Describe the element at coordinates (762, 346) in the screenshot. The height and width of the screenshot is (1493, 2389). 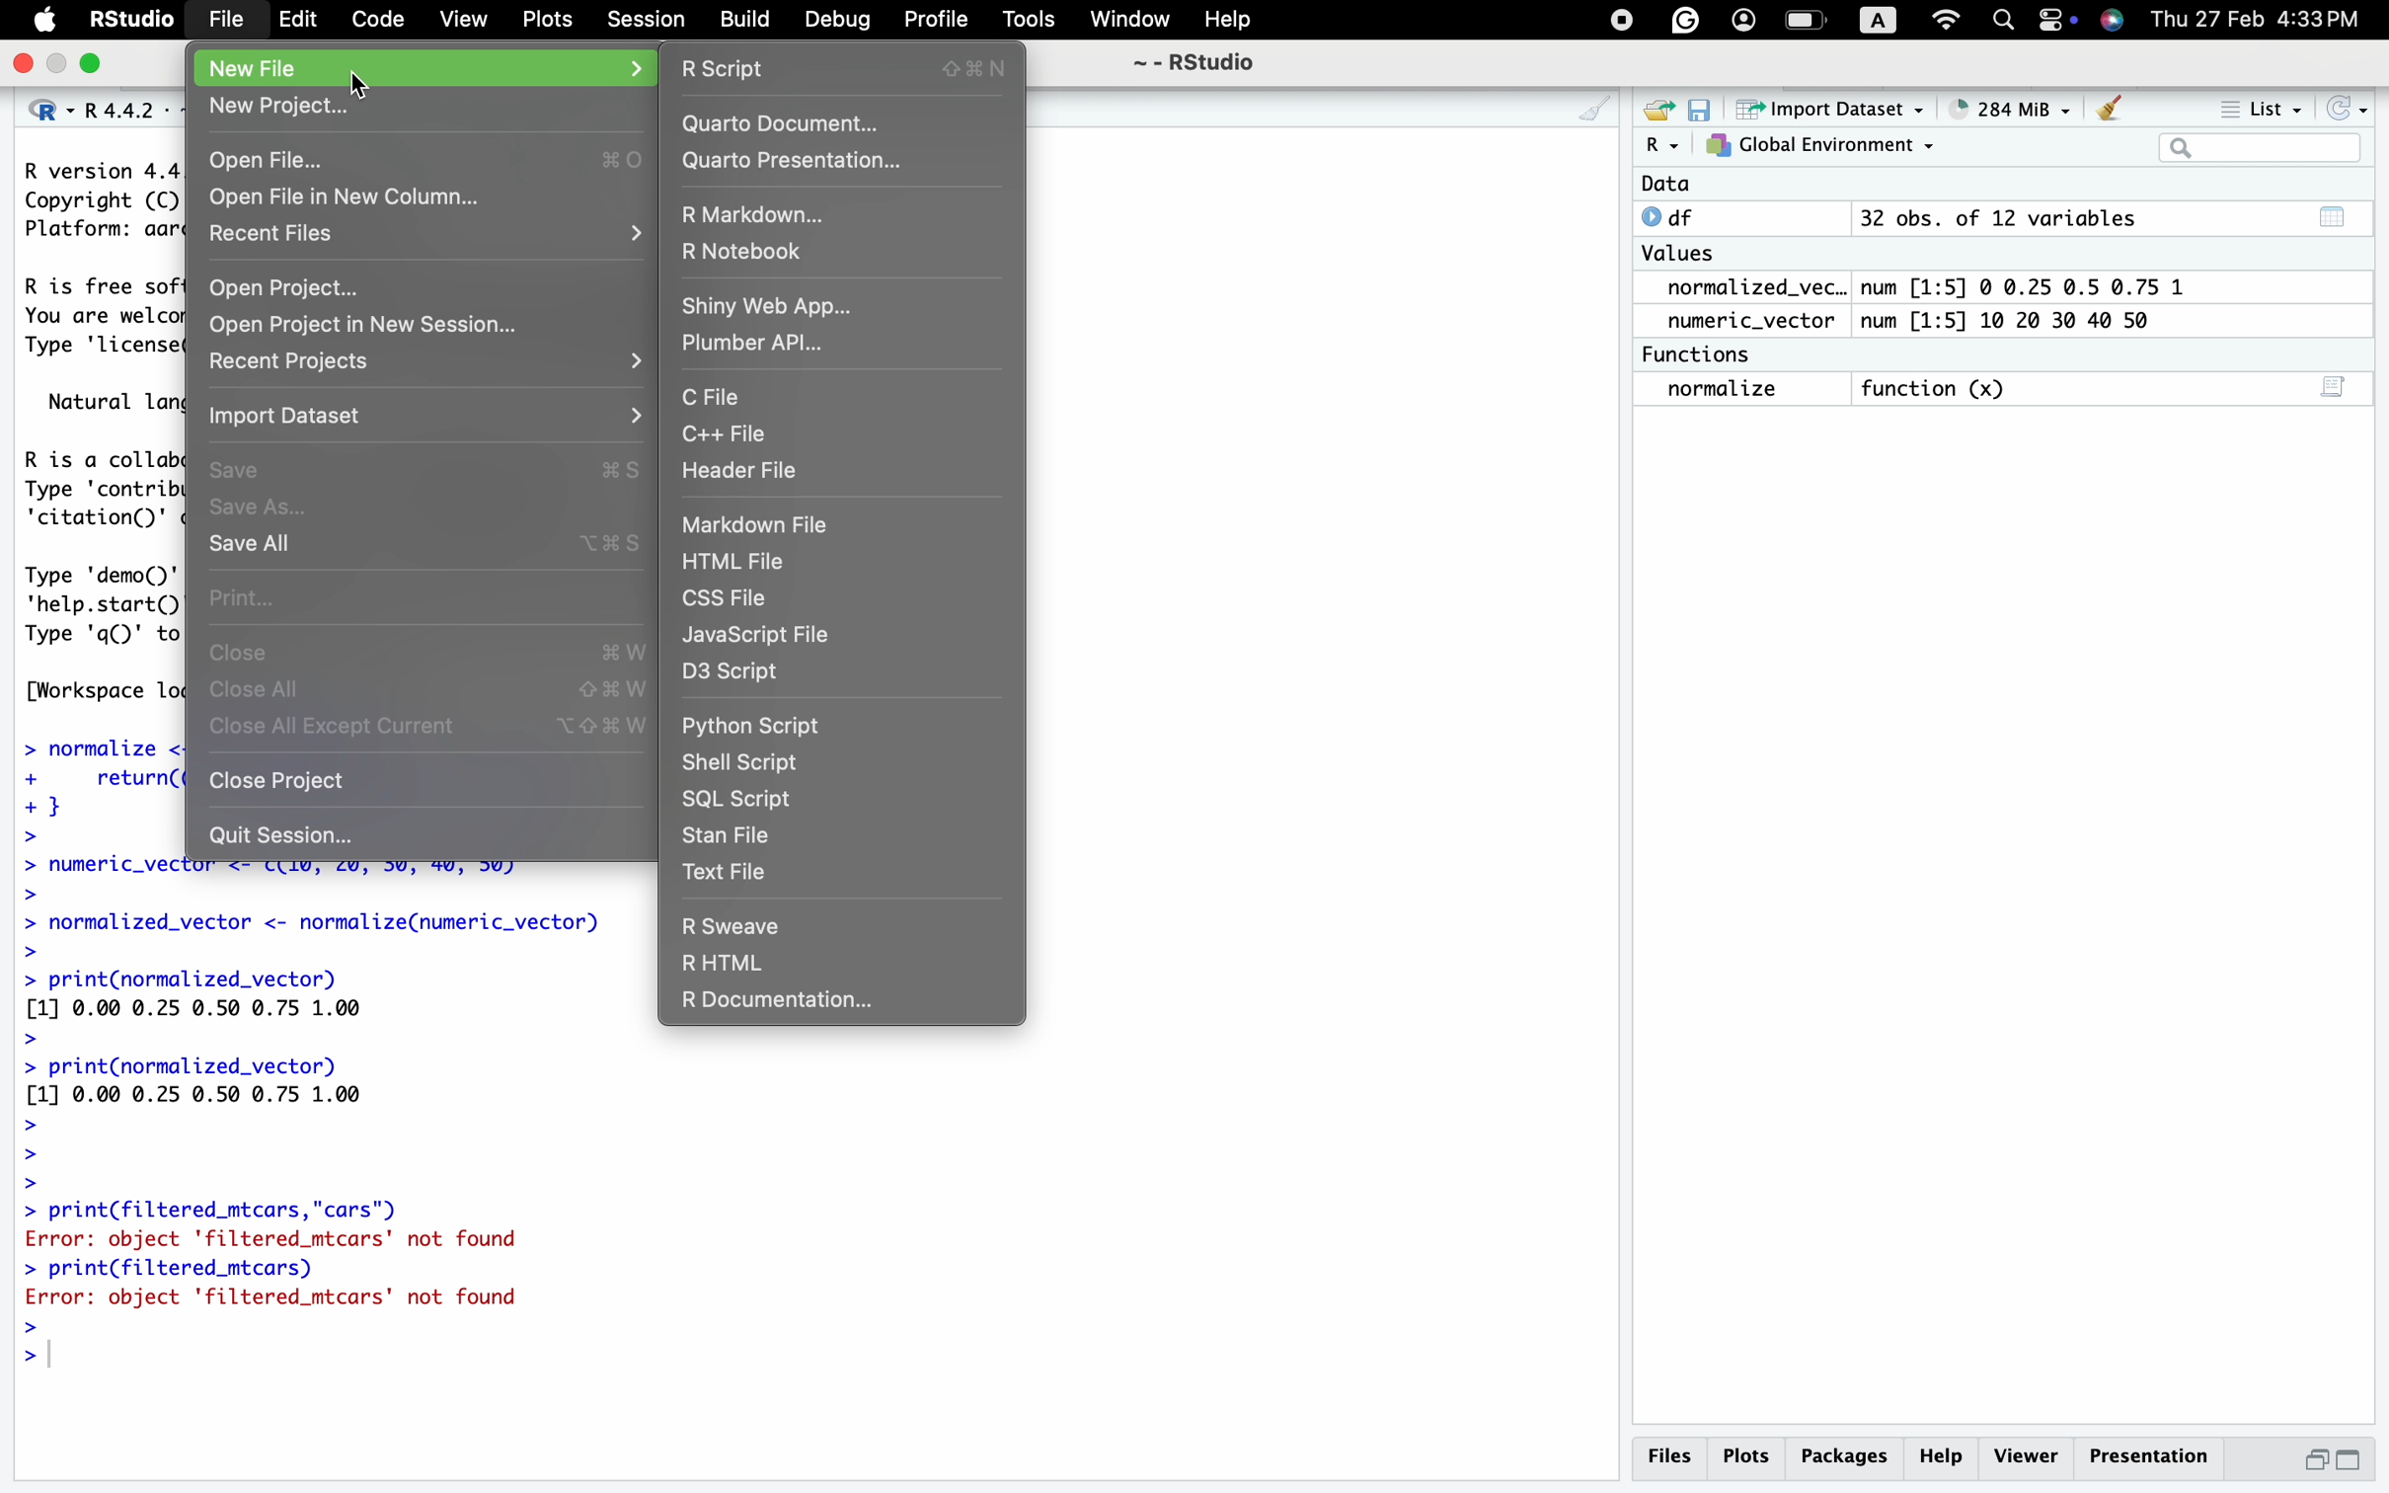
I see `Plumber API...` at that location.